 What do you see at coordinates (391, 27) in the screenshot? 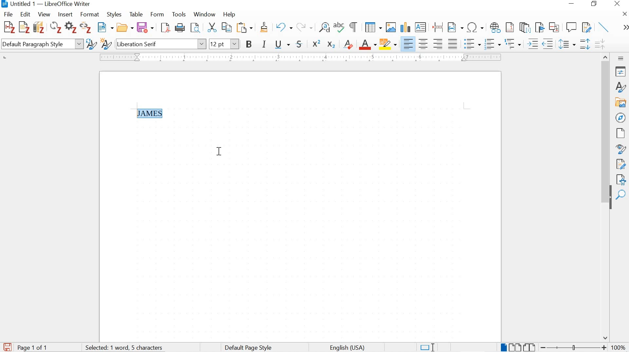
I see `insert image` at bounding box center [391, 27].